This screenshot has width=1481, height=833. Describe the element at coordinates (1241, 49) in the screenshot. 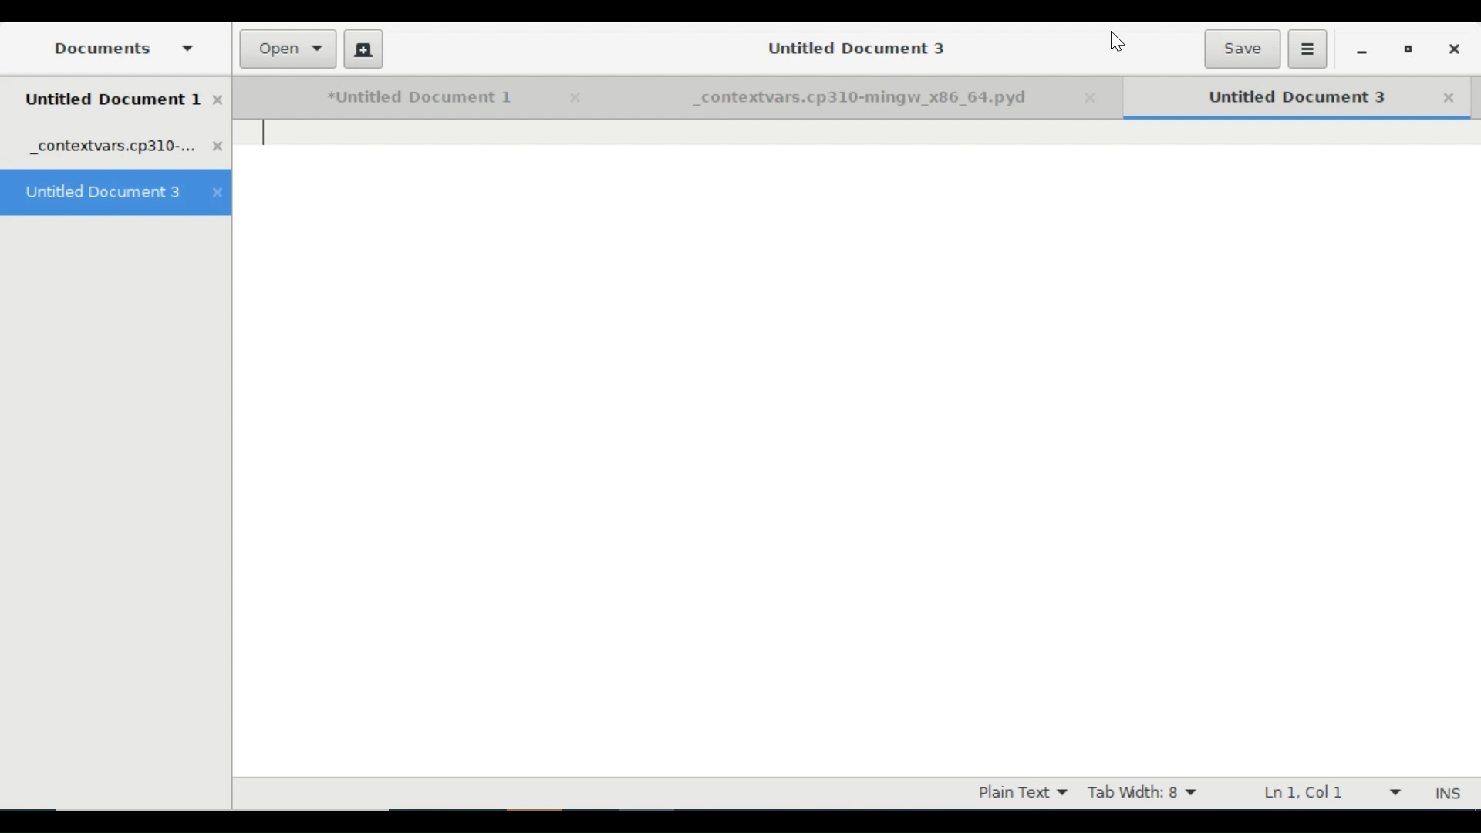

I see `Save` at that location.